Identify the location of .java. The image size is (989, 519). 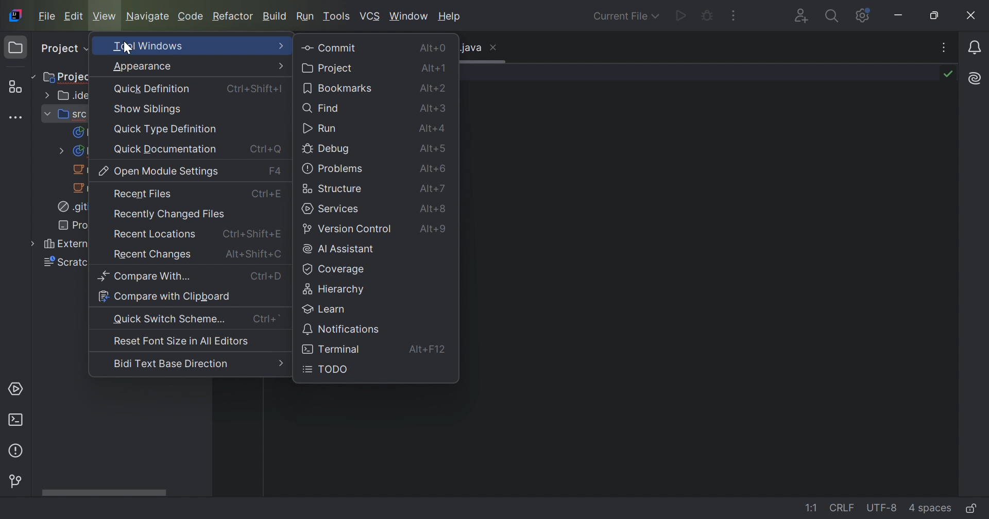
(470, 48).